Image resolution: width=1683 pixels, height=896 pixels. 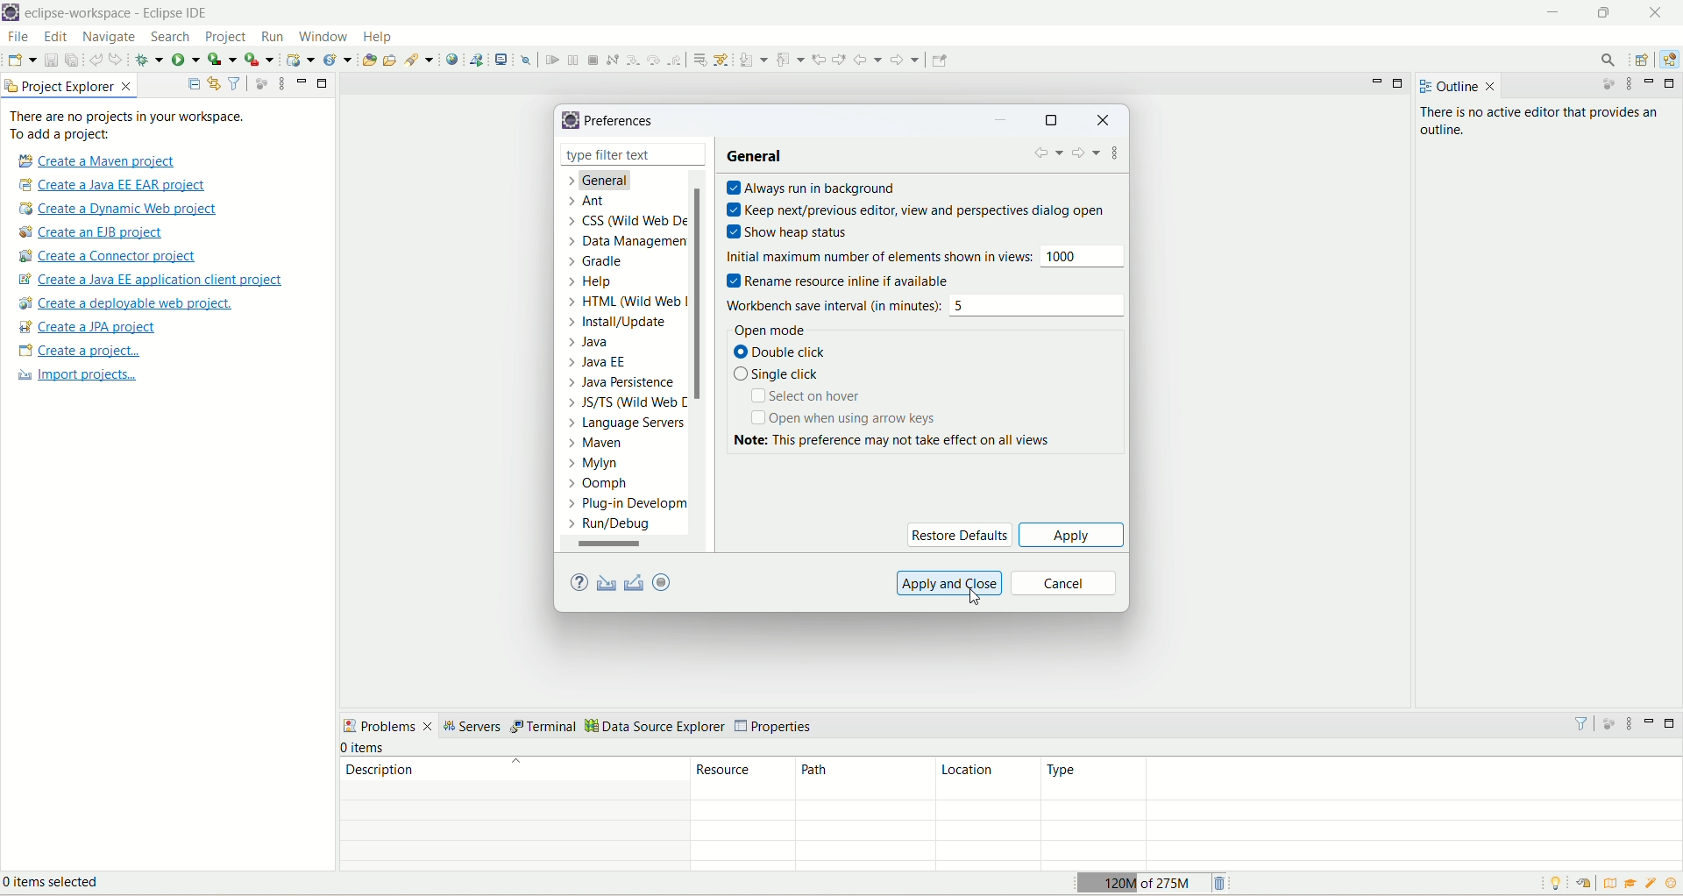 I want to click on tip of the day, so click(x=1672, y=883).